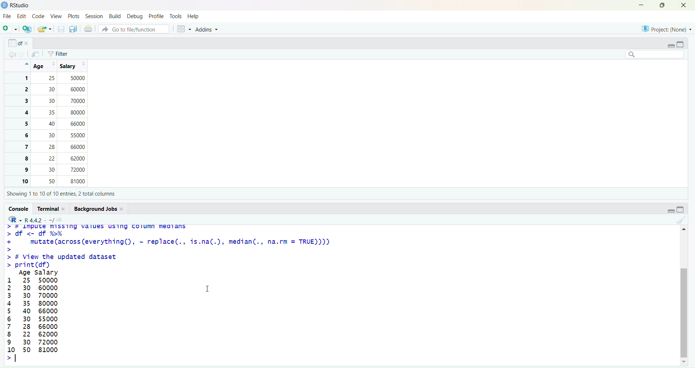 Image resolution: width=695 pixels, height=368 pixels. What do you see at coordinates (19, 43) in the screenshot?
I see `options of x` at bounding box center [19, 43].